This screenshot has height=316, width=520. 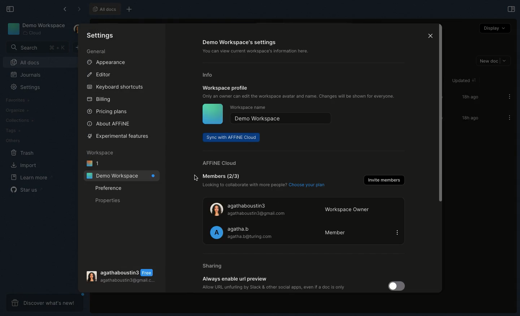 I want to click on Demo workspace, so click(x=120, y=176).